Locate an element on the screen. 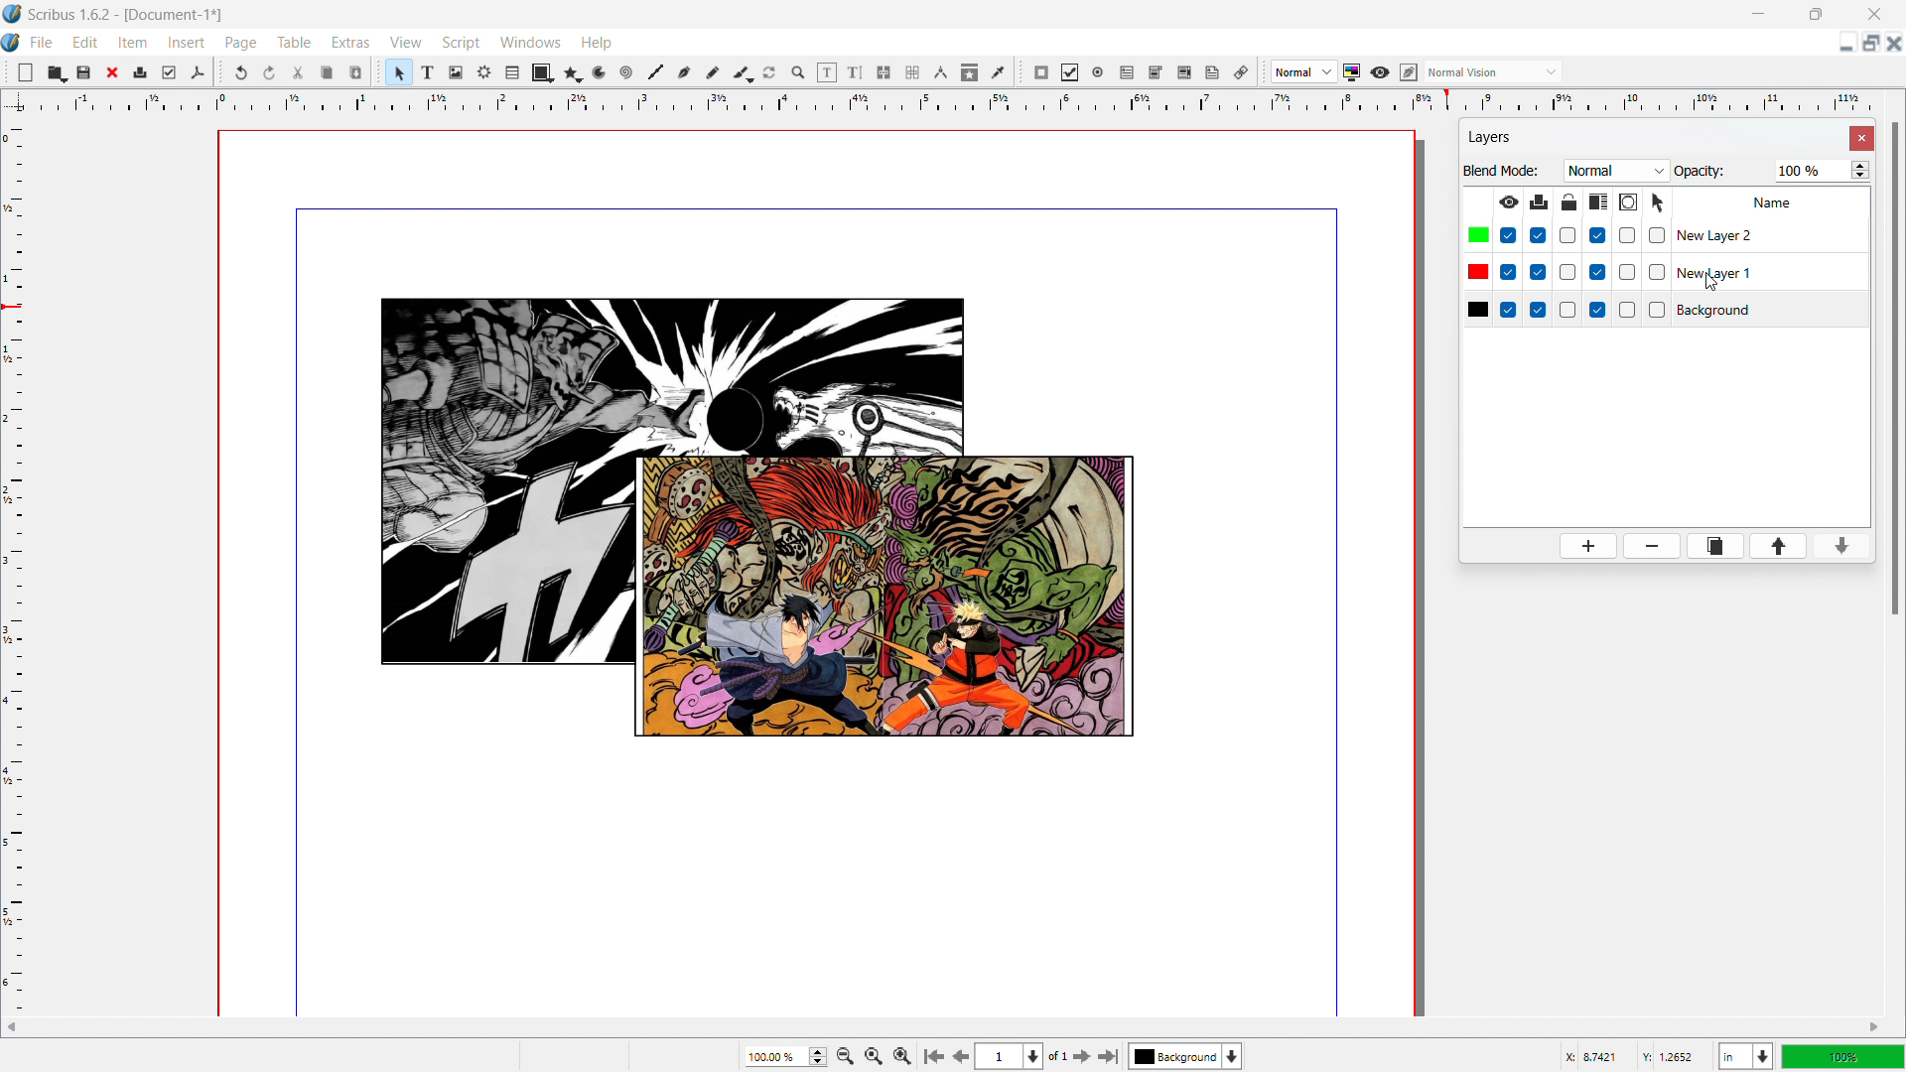  move toolbox is located at coordinates (1262, 72).